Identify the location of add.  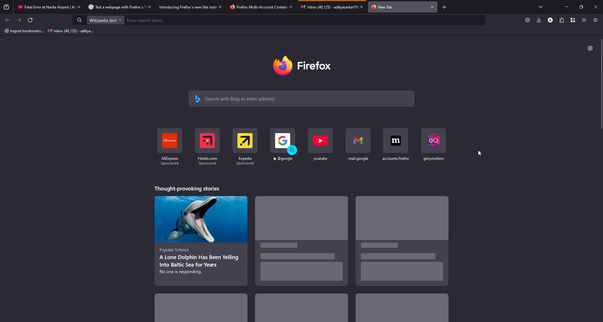
(445, 7).